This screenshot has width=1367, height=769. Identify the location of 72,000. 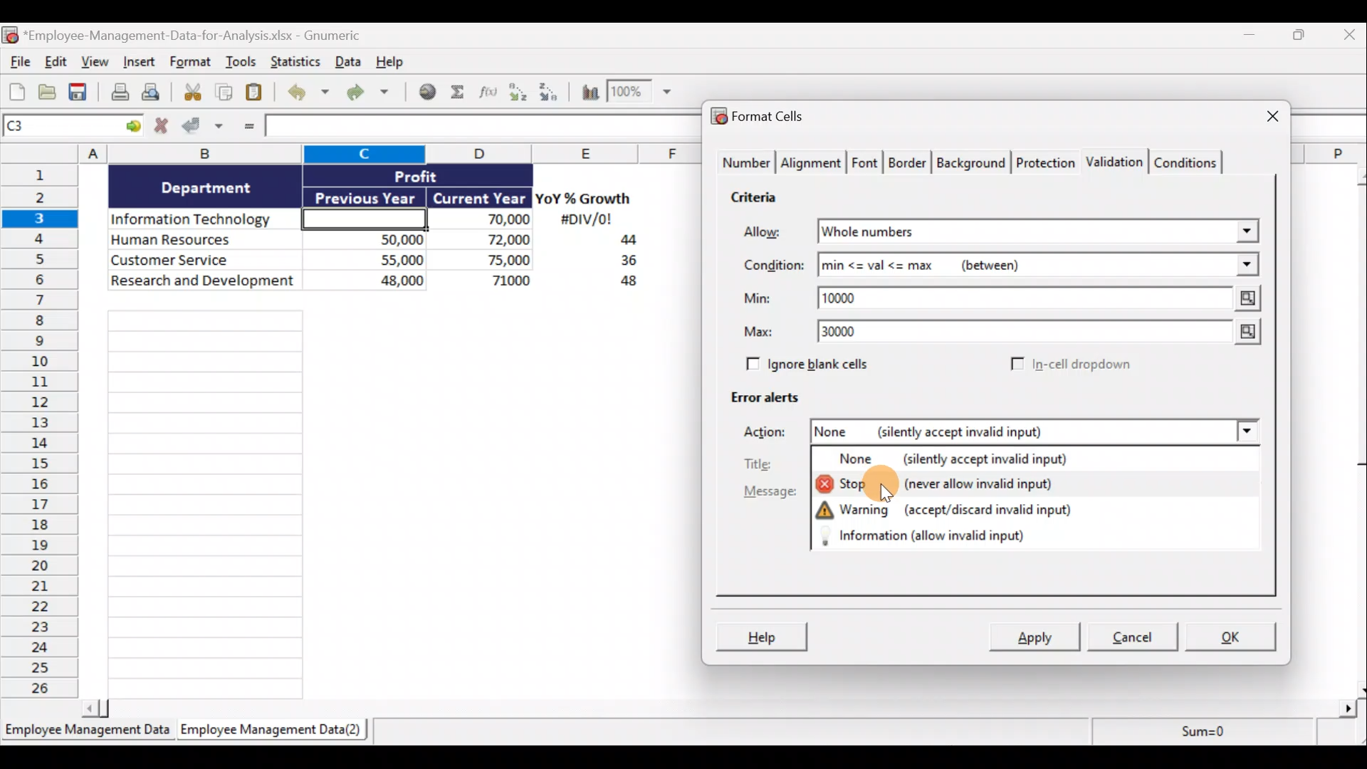
(486, 241).